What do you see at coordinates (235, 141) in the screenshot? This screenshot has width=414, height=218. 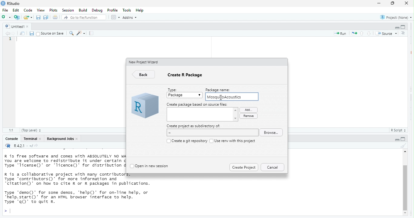 I see `Use renv with this project` at bounding box center [235, 141].